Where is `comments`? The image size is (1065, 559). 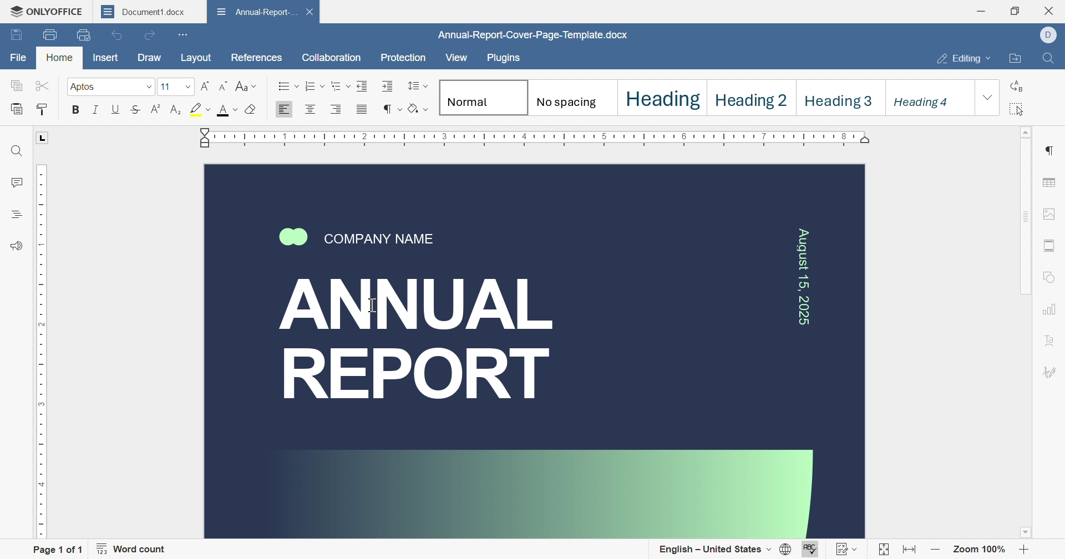
comments is located at coordinates (16, 181).